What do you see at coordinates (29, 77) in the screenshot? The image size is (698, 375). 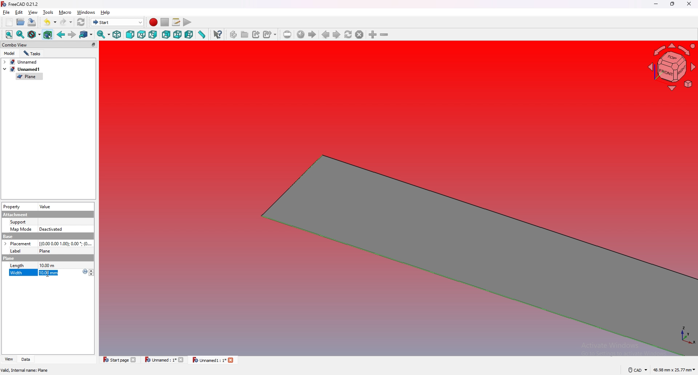 I see `plane` at bounding box center [29, 77].